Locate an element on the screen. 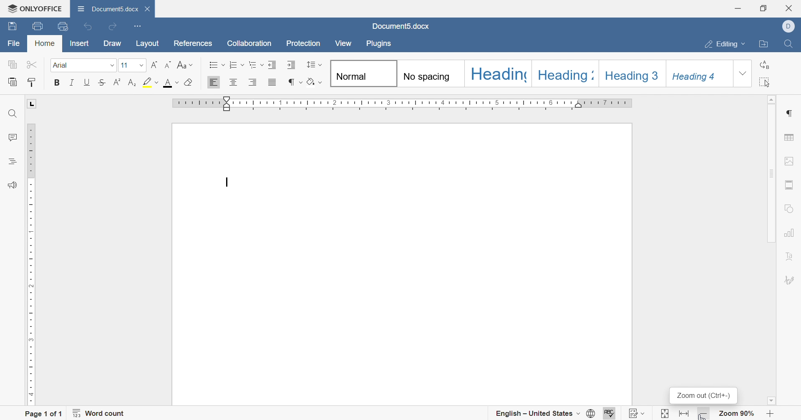 The width and height of the screenshot is (801, 420). bullets is located at coordinates (216, 64).